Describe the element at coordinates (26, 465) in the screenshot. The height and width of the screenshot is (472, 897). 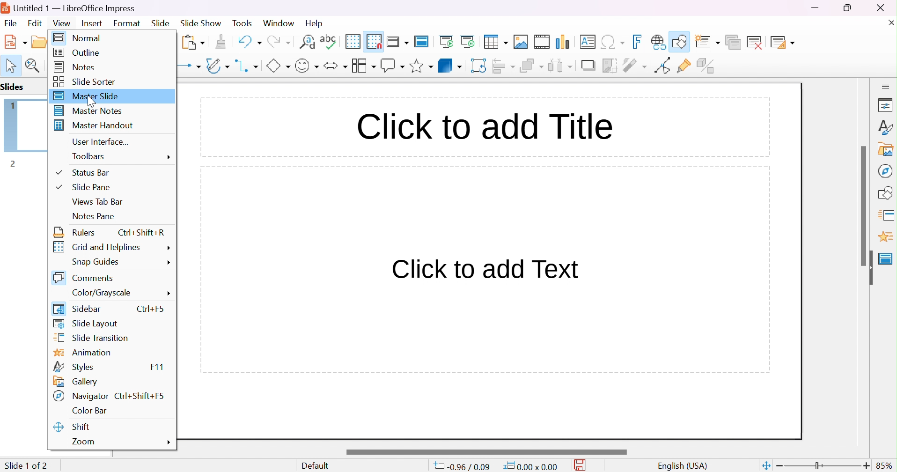
I see `slide 1 of 2` at that location.